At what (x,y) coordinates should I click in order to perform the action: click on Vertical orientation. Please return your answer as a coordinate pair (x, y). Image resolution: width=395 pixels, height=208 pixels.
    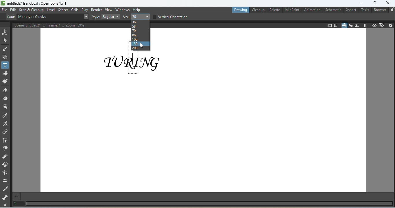
    Looking at the image, I should click on (170, 16).